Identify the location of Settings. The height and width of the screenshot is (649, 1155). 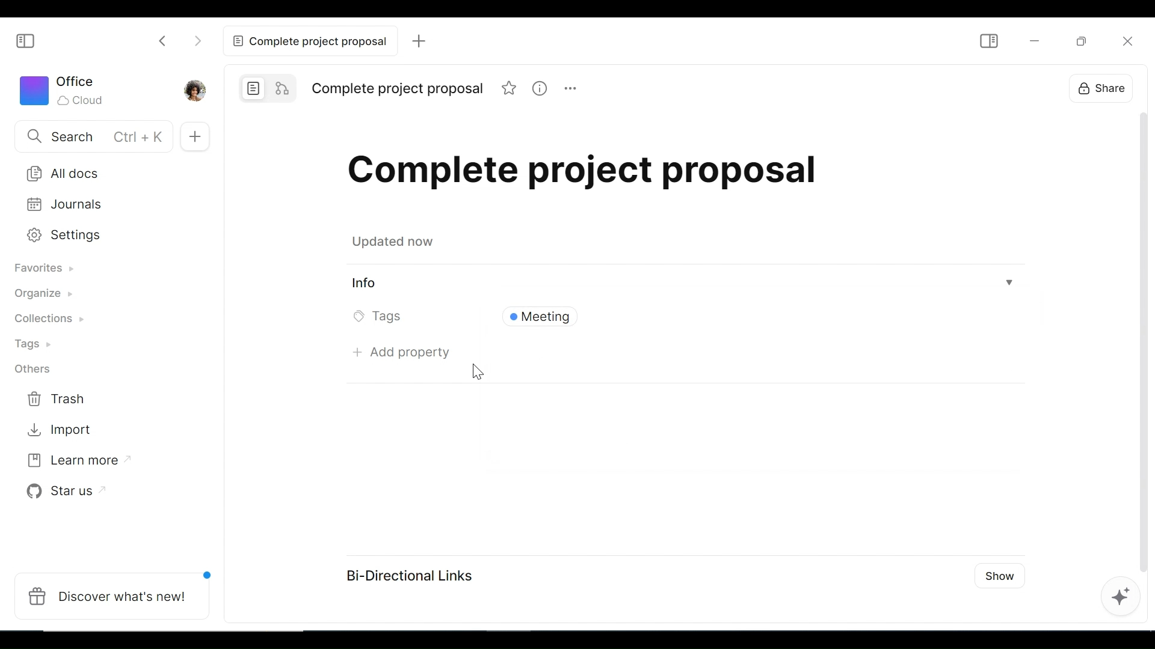
(102, 235).